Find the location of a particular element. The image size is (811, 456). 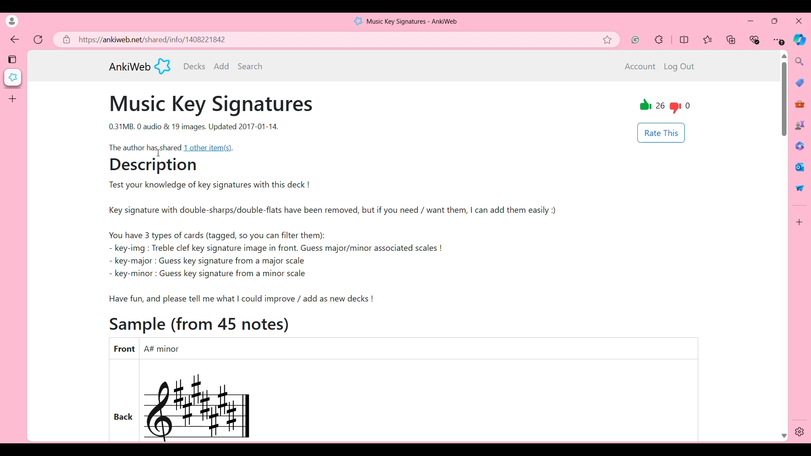

Quick share options by browser is located at coordinates (800, 188).